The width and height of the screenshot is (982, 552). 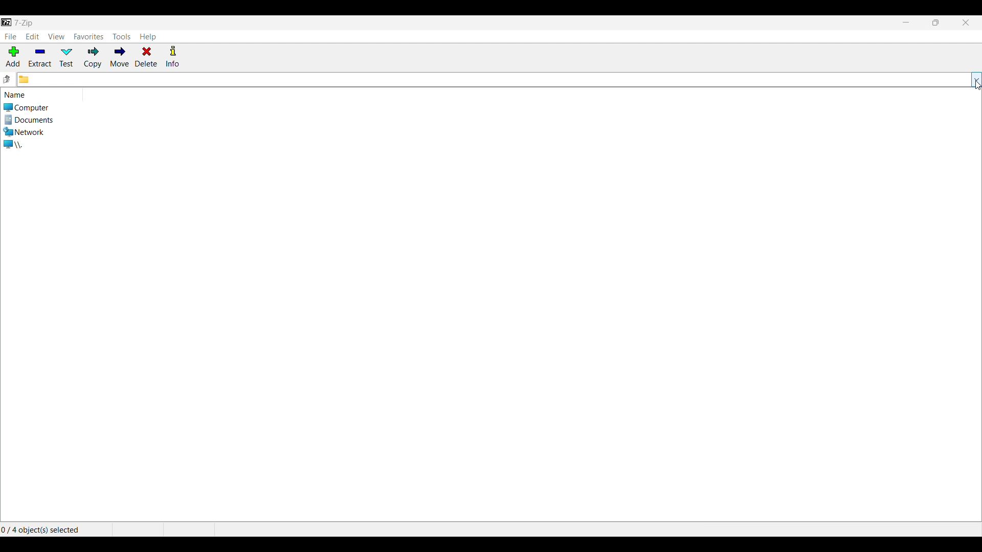 What do you see at coordinates (16, 95) in the screenshot?
I see `Indicates list of loaction below` at bounding box center [16, 95].